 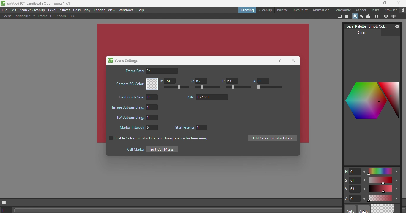 What do you see at coordinates (198, 81) in the screenshot?
I see `G` at bounding box center [198, 81].